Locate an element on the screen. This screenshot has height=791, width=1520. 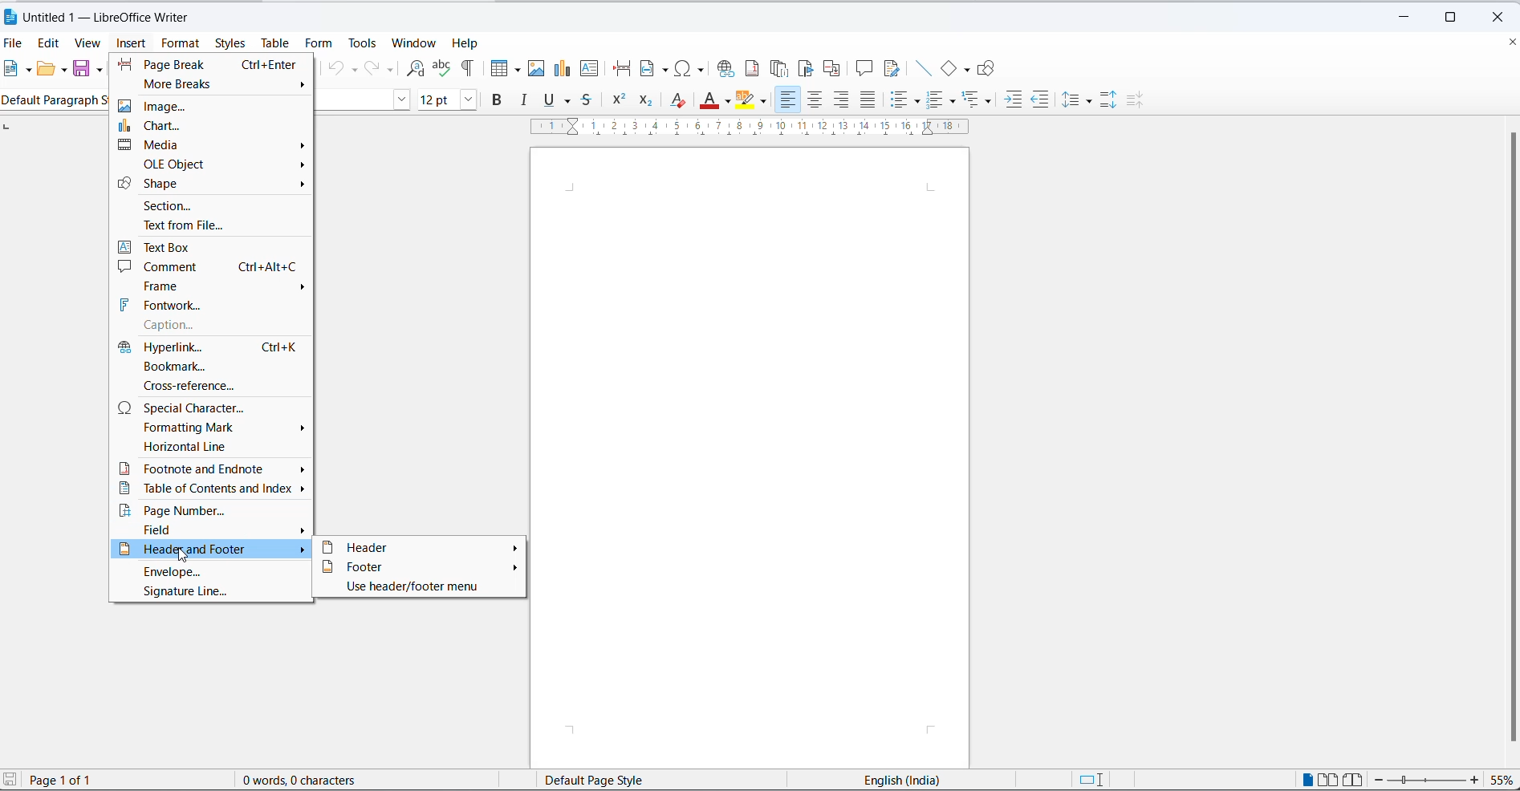
scroll bar is located at coordinates (1506, 438).